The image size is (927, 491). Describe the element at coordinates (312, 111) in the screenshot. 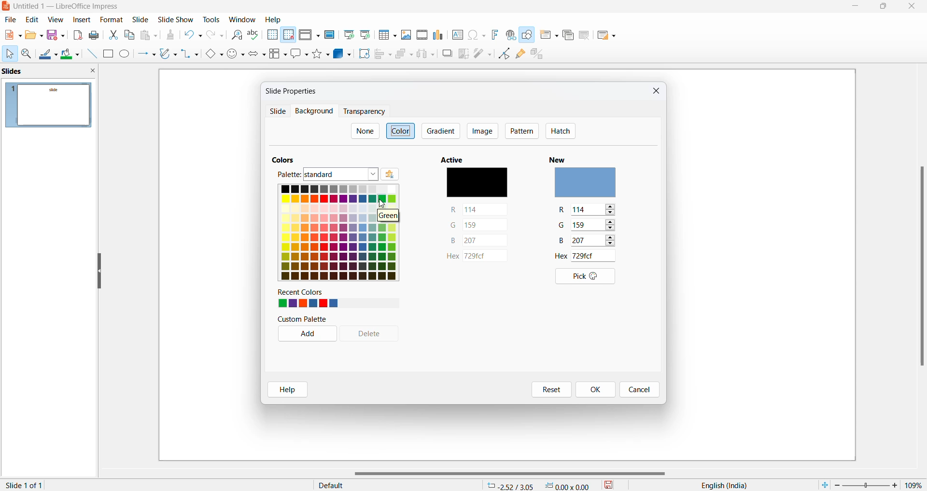

I see `background` at that location.